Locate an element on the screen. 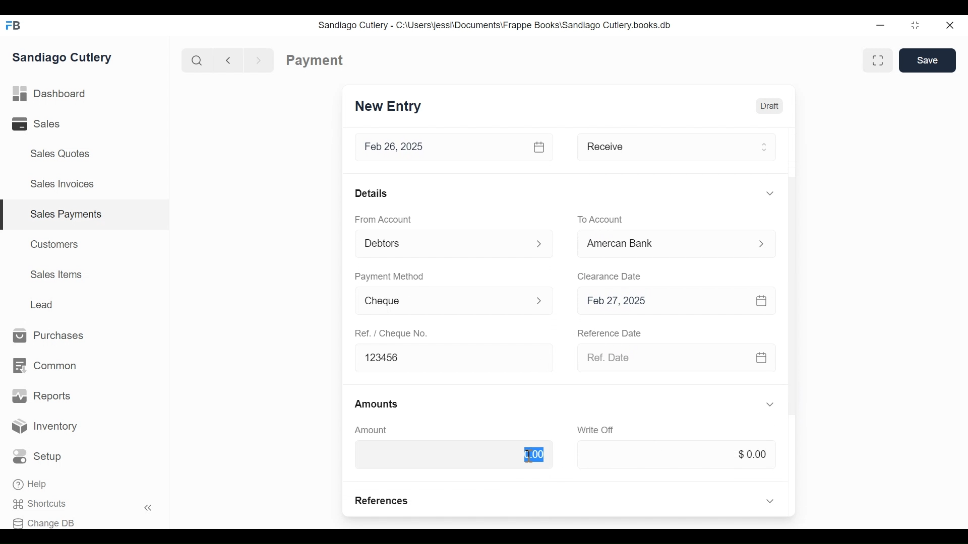  | Sales Payments is located at coordinates (86, 215).